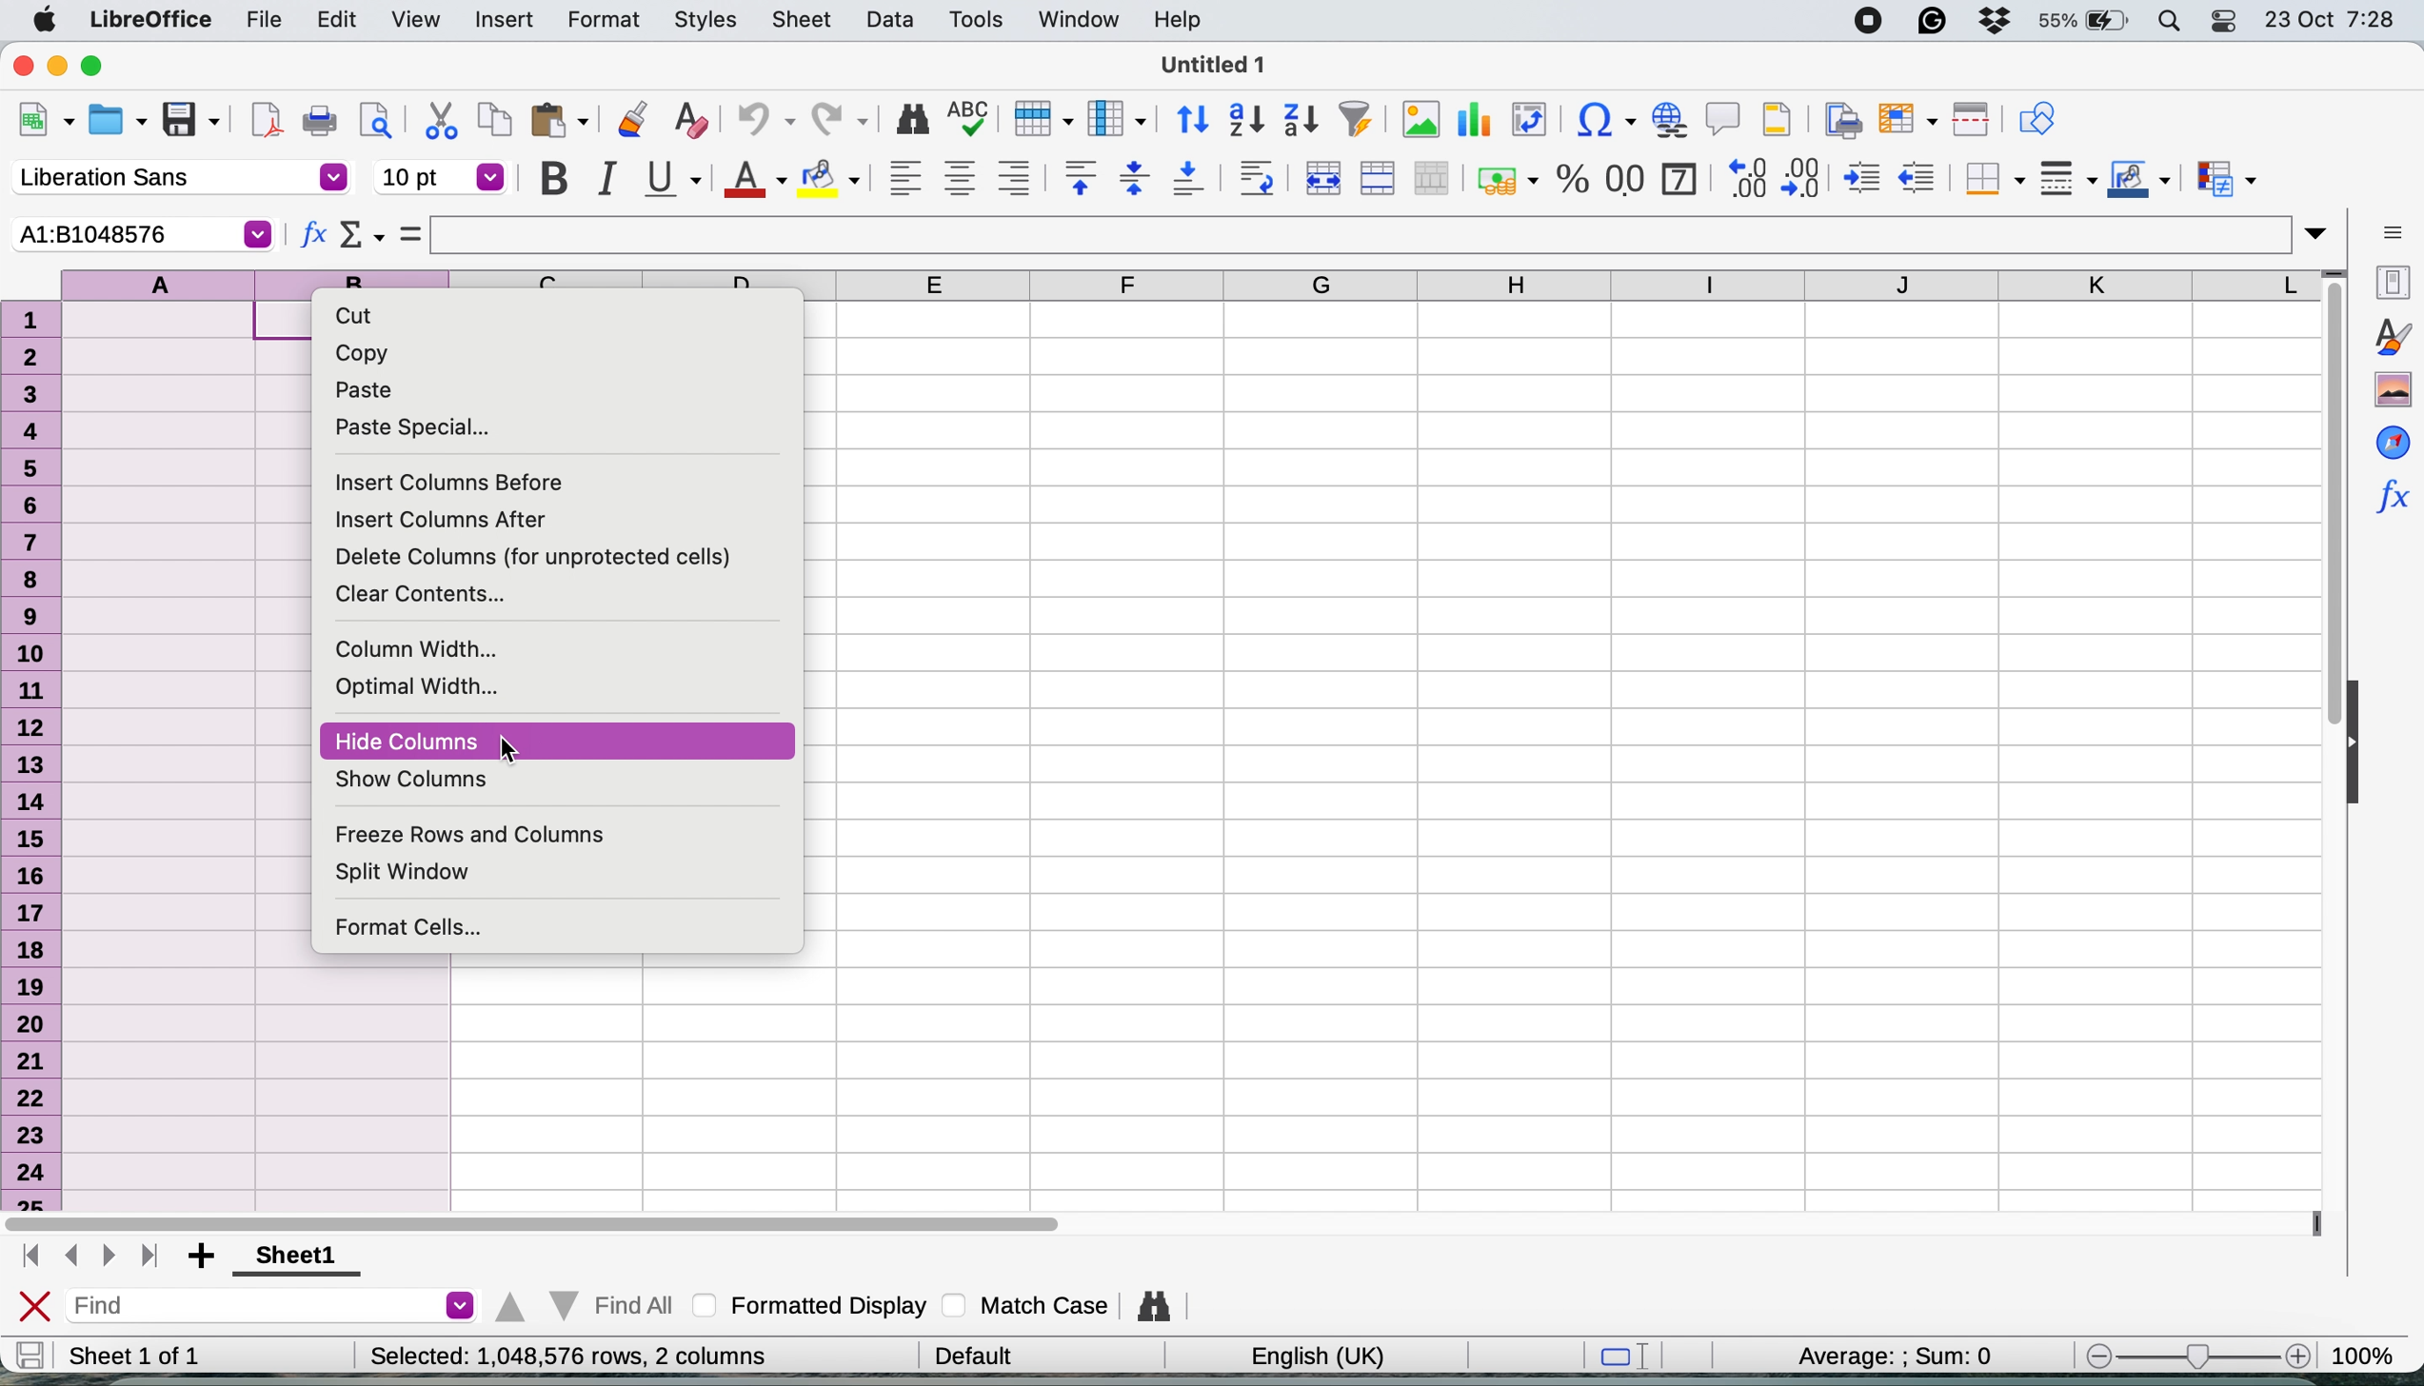 This screenshot has width=2424, height=1386. Describe the element at coordinates (1602, 120) in the screenshot. I see `insert special characters` at that location.